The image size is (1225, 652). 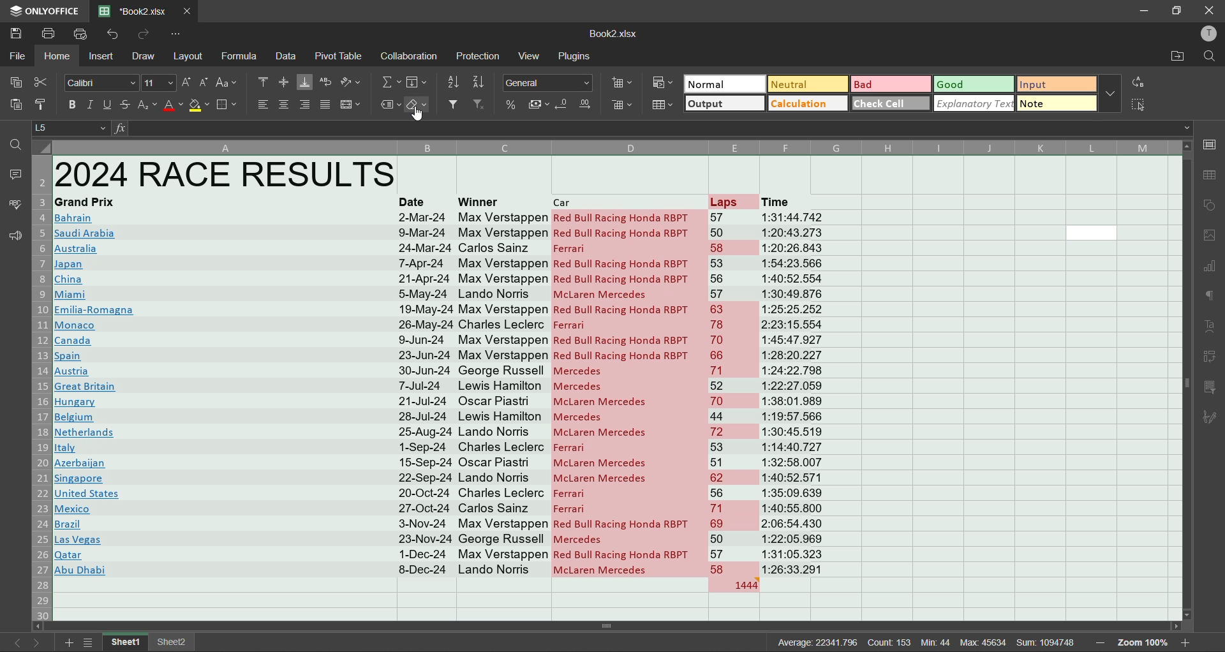 I want to click on good, so click(x=975, y=85).